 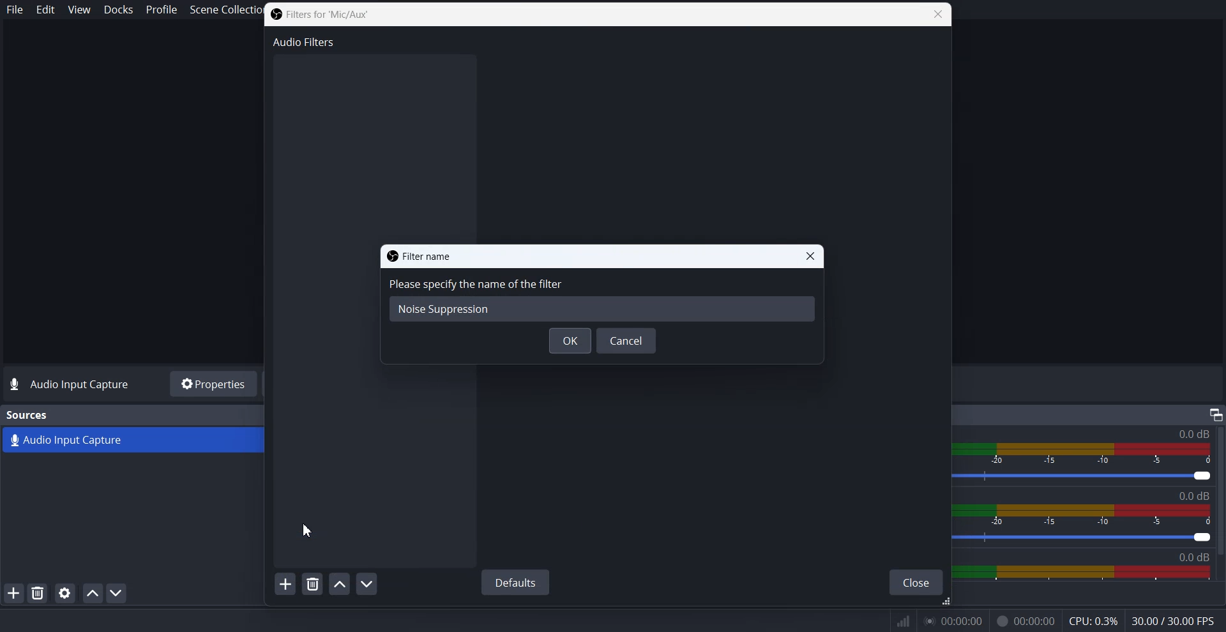 I want to click on 0.00db, so click(x=1202, y=557).